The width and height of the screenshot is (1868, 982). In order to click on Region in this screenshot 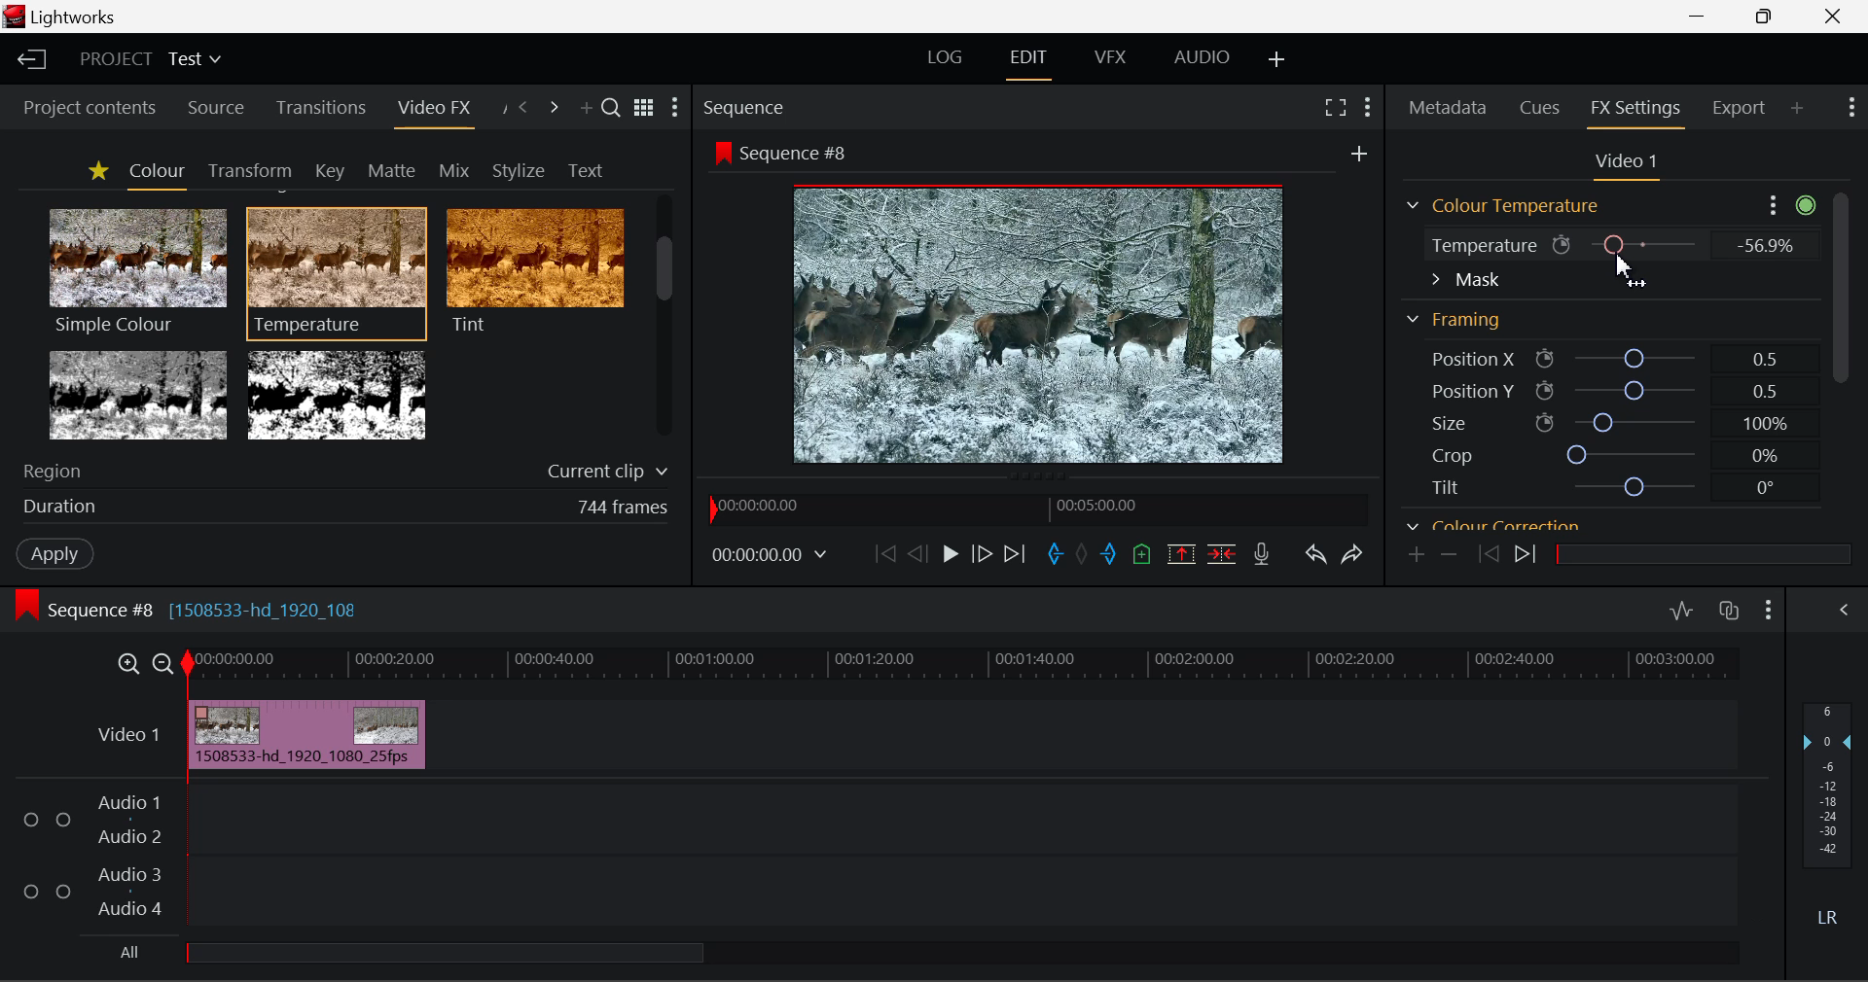, I will do `click(57, 470)`.